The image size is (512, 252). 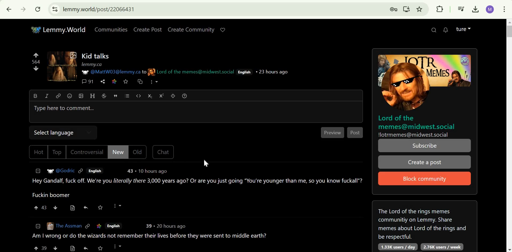 I want to click on 43, so click(x=131, y=171).